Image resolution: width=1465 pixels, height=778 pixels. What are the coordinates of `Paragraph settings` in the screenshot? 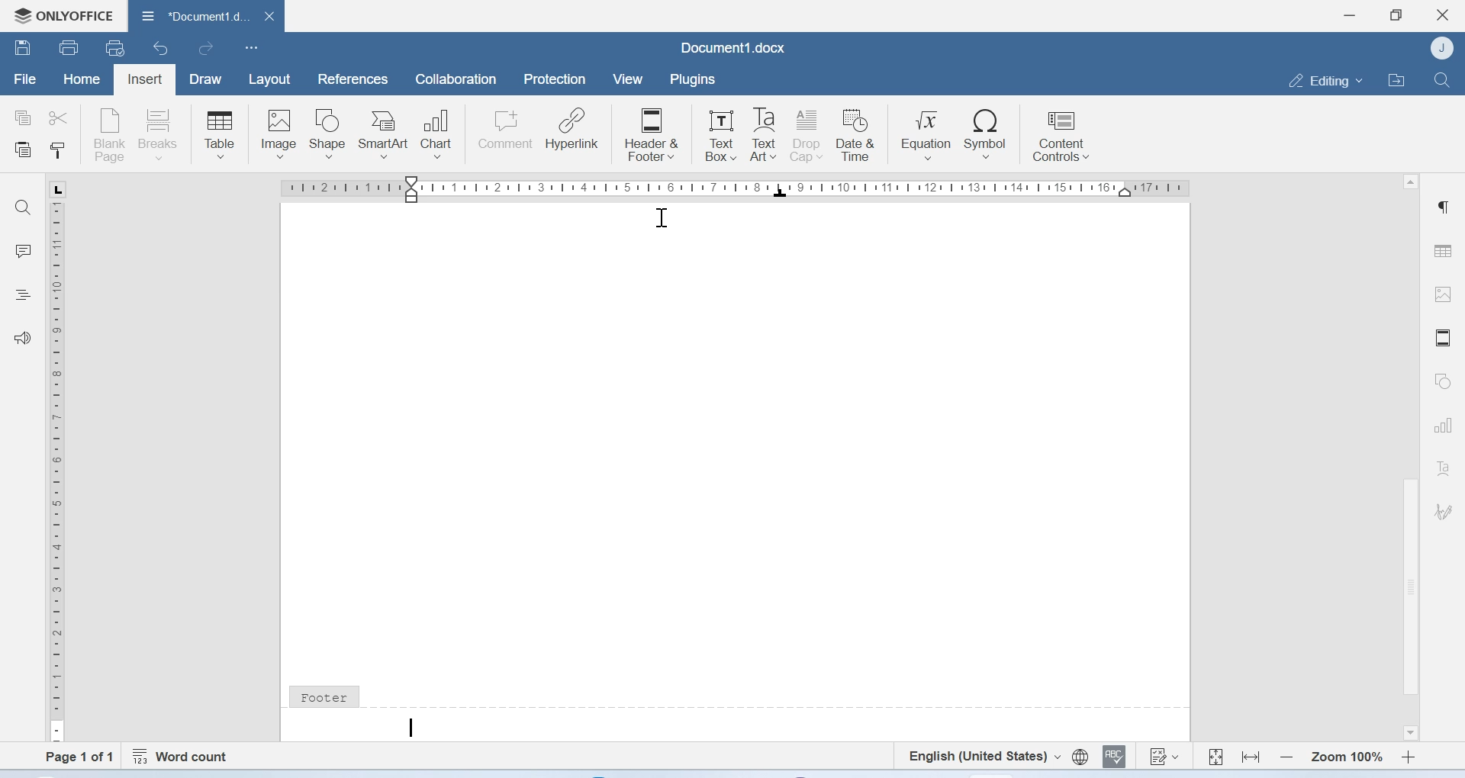 It's located at (1445, 207).